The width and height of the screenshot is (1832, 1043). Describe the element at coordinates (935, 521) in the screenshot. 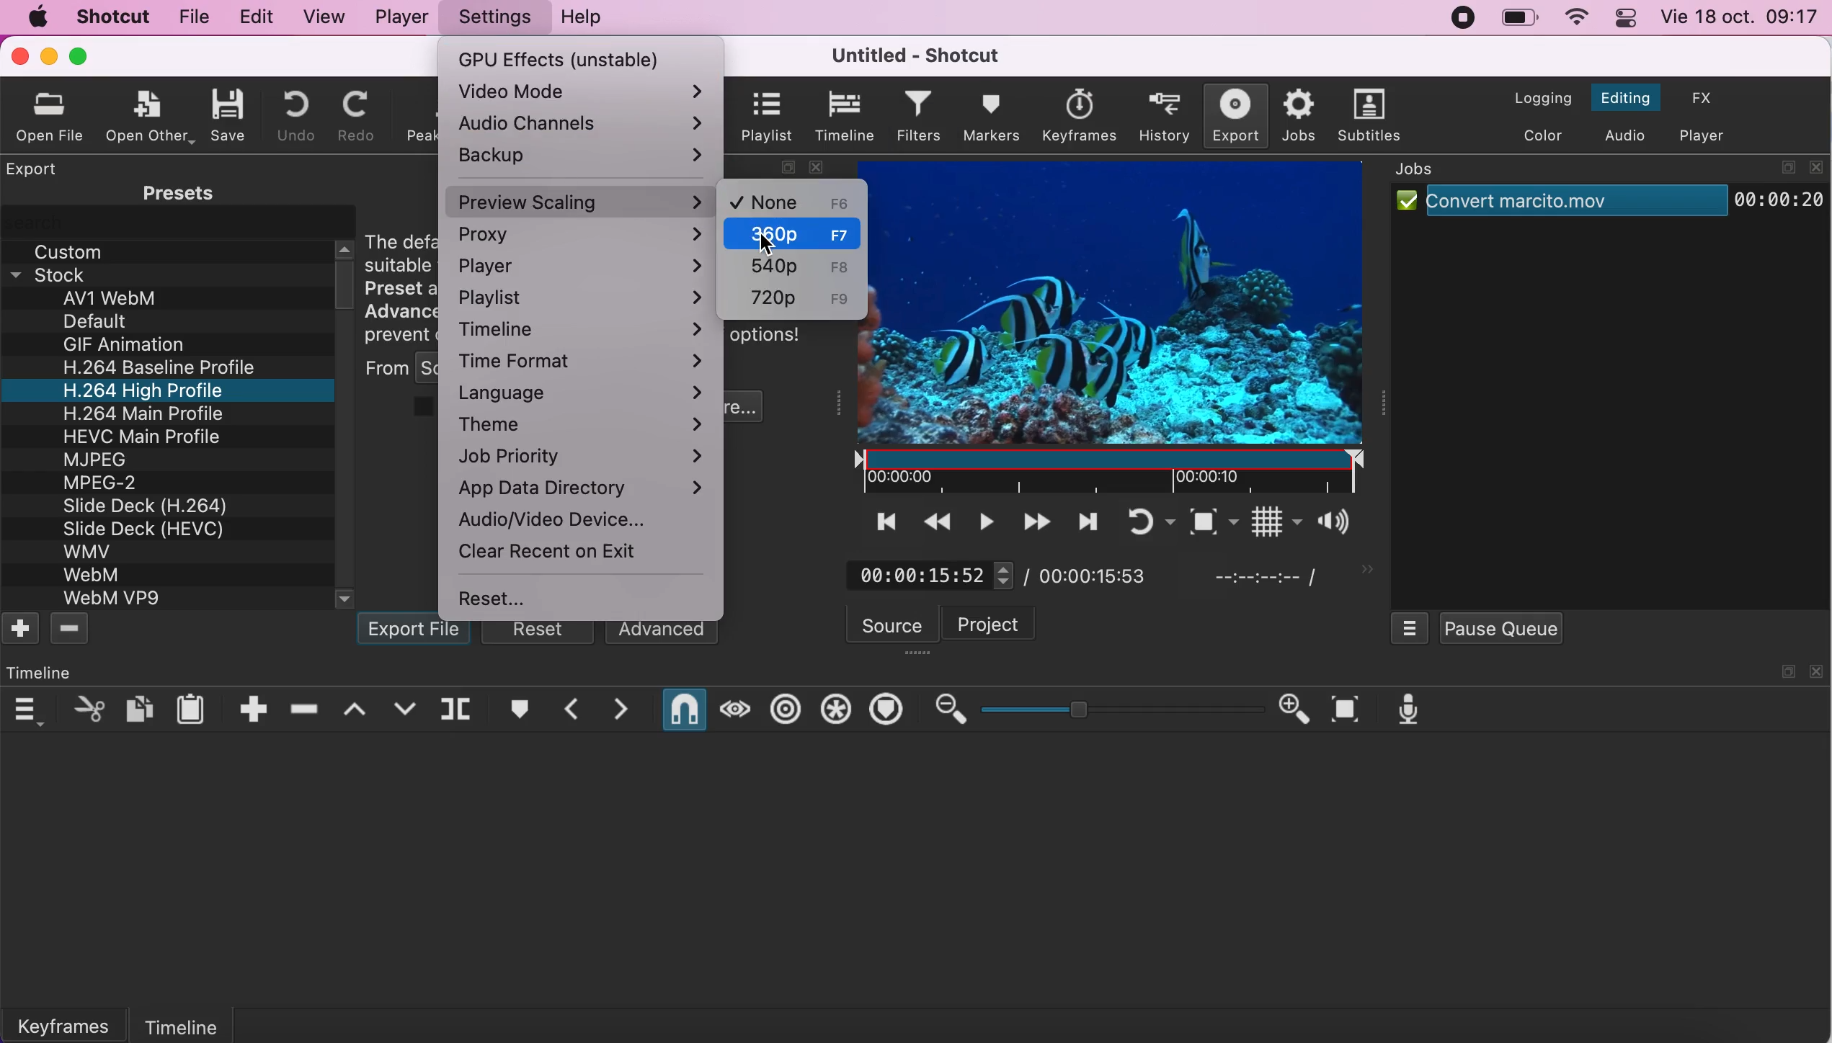

I see `play quickly backwards` at that location.